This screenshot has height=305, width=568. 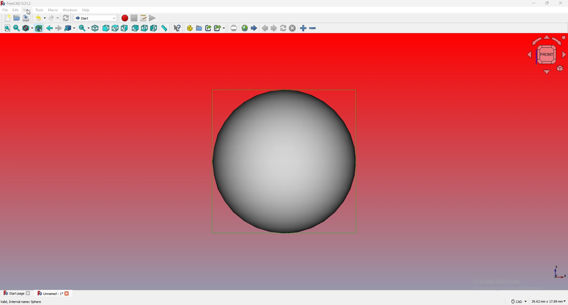 I want to click on set url, so click(x=234, y=28).